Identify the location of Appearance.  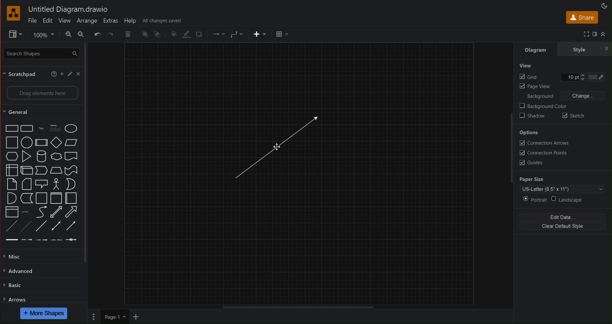
(606, 5).